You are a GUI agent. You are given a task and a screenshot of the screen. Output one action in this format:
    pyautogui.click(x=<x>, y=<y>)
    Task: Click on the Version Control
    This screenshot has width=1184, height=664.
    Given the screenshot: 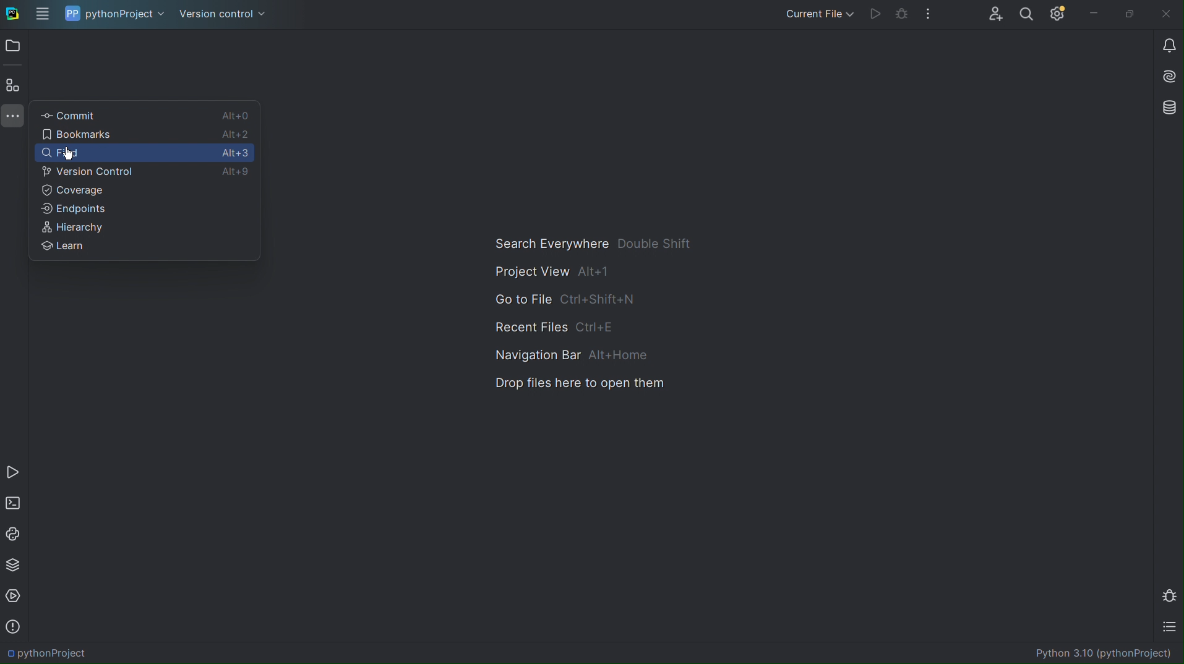 What is the action you would take?
    pyautogui.click(x=84, y=172)
    